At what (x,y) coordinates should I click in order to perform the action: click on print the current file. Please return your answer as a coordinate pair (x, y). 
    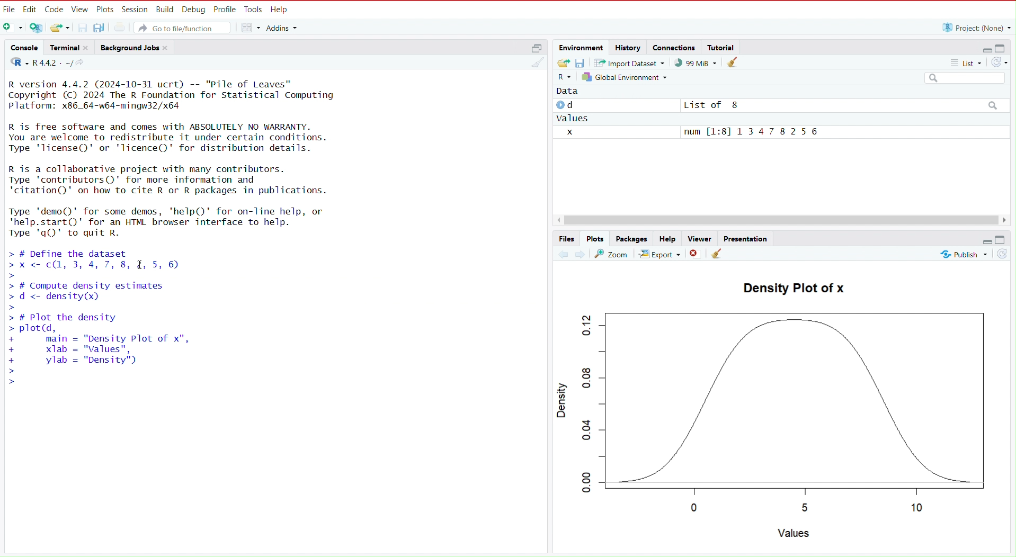
    Looking at the image, I should click on (119, 28).